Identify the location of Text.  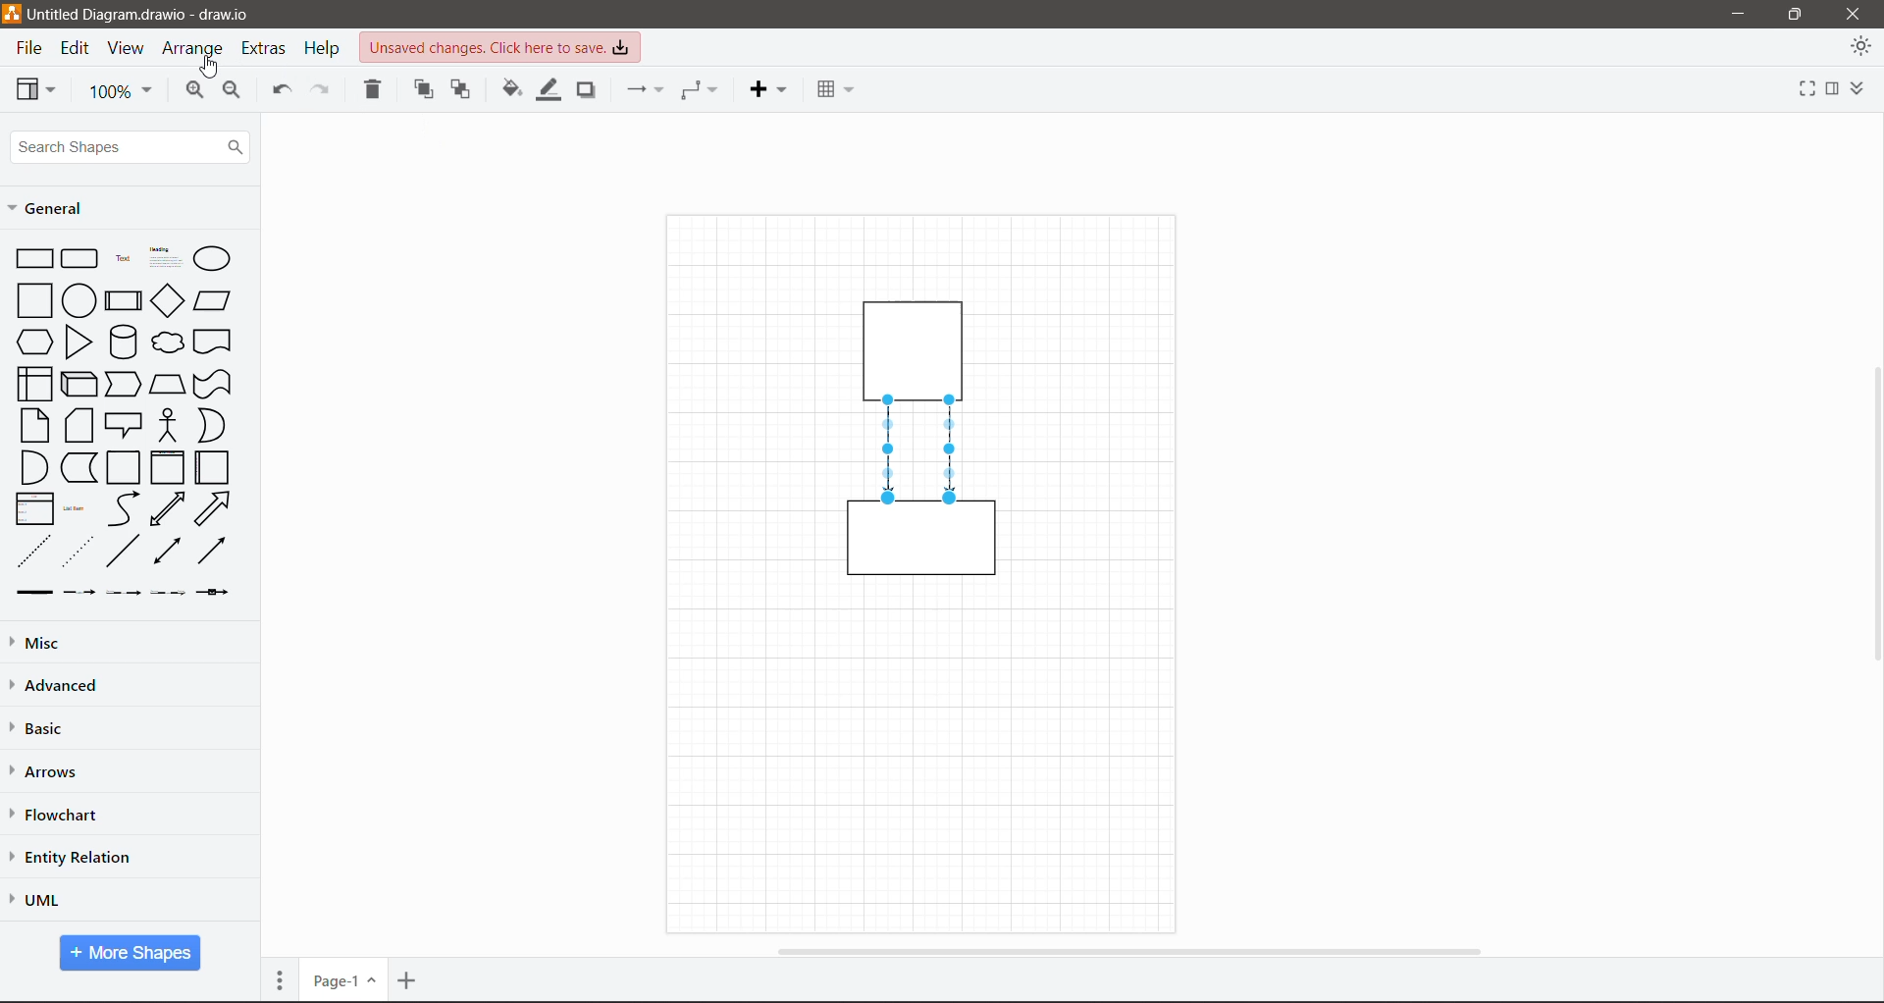
(123, 256).